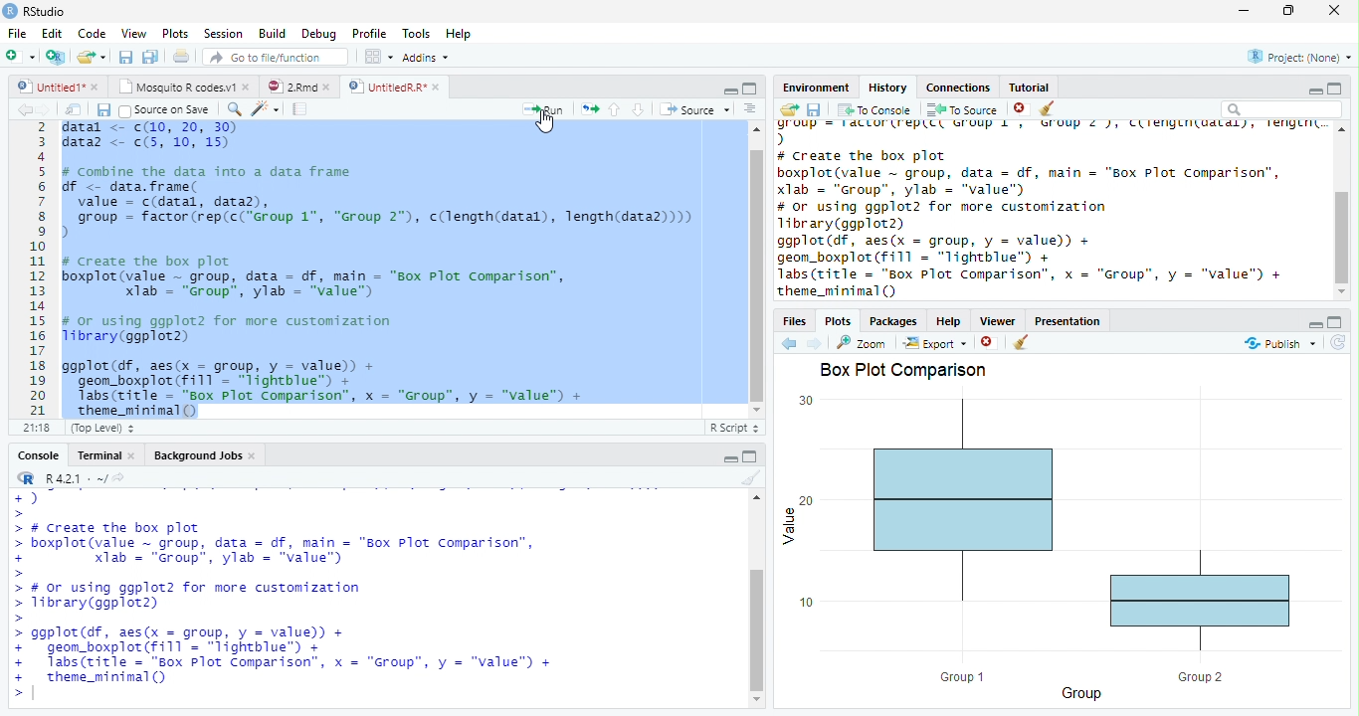 This screenshot has width=1359, height=716. I want to click on Help, so click(949, 320).